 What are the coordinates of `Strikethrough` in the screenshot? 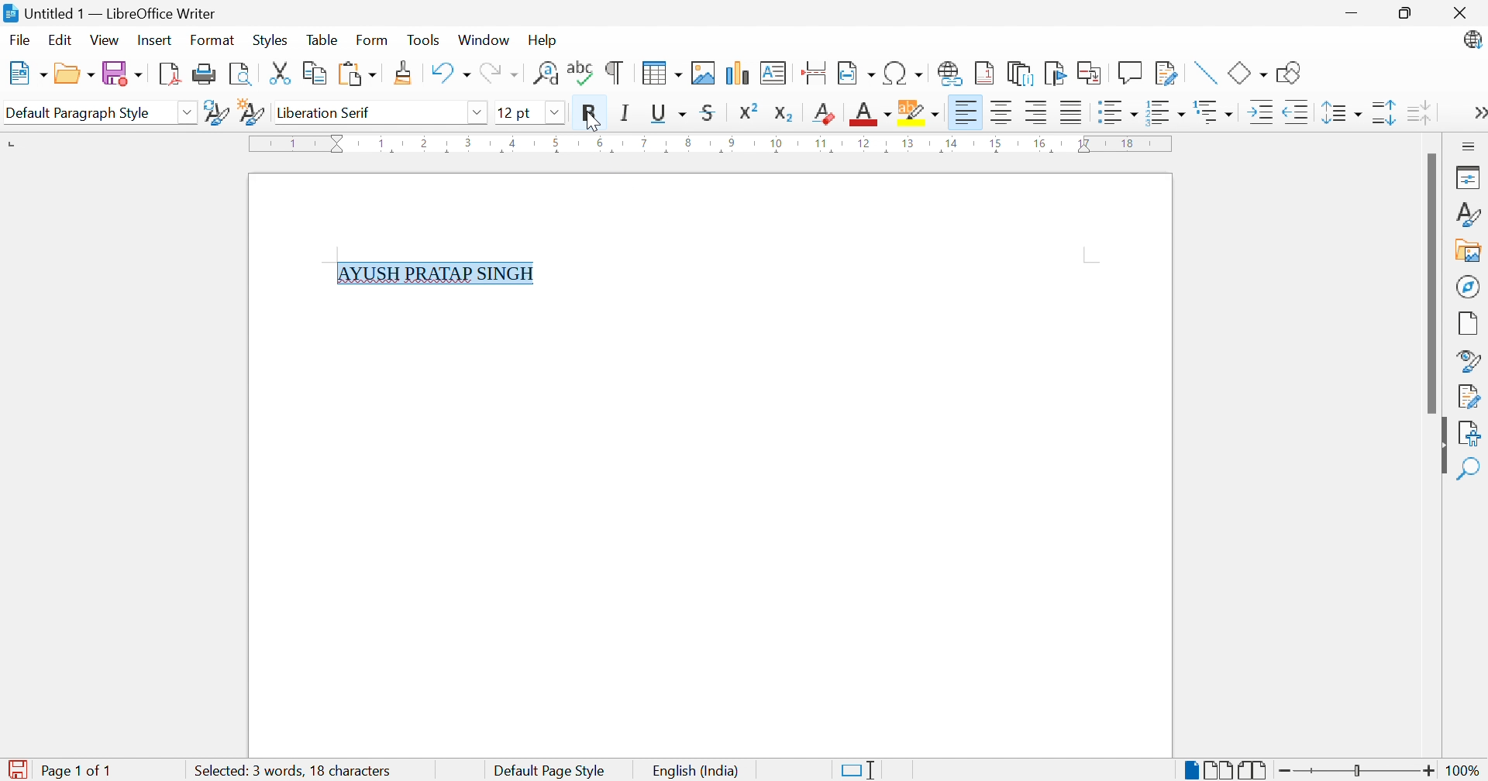 It's located at (708, 115).